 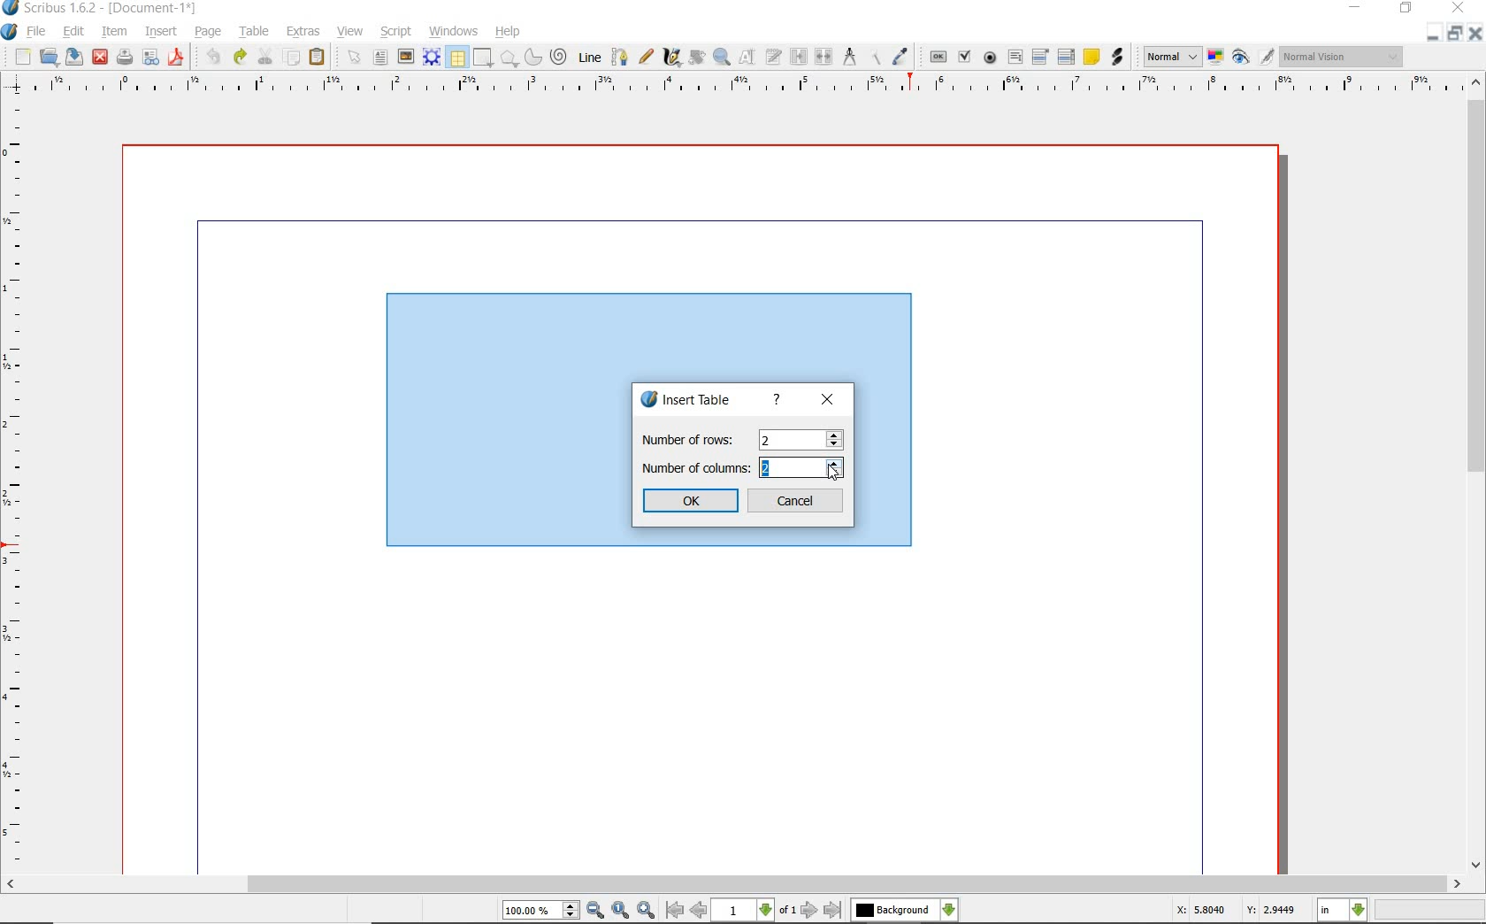 I want to click on line, so click(x=590, y=56).